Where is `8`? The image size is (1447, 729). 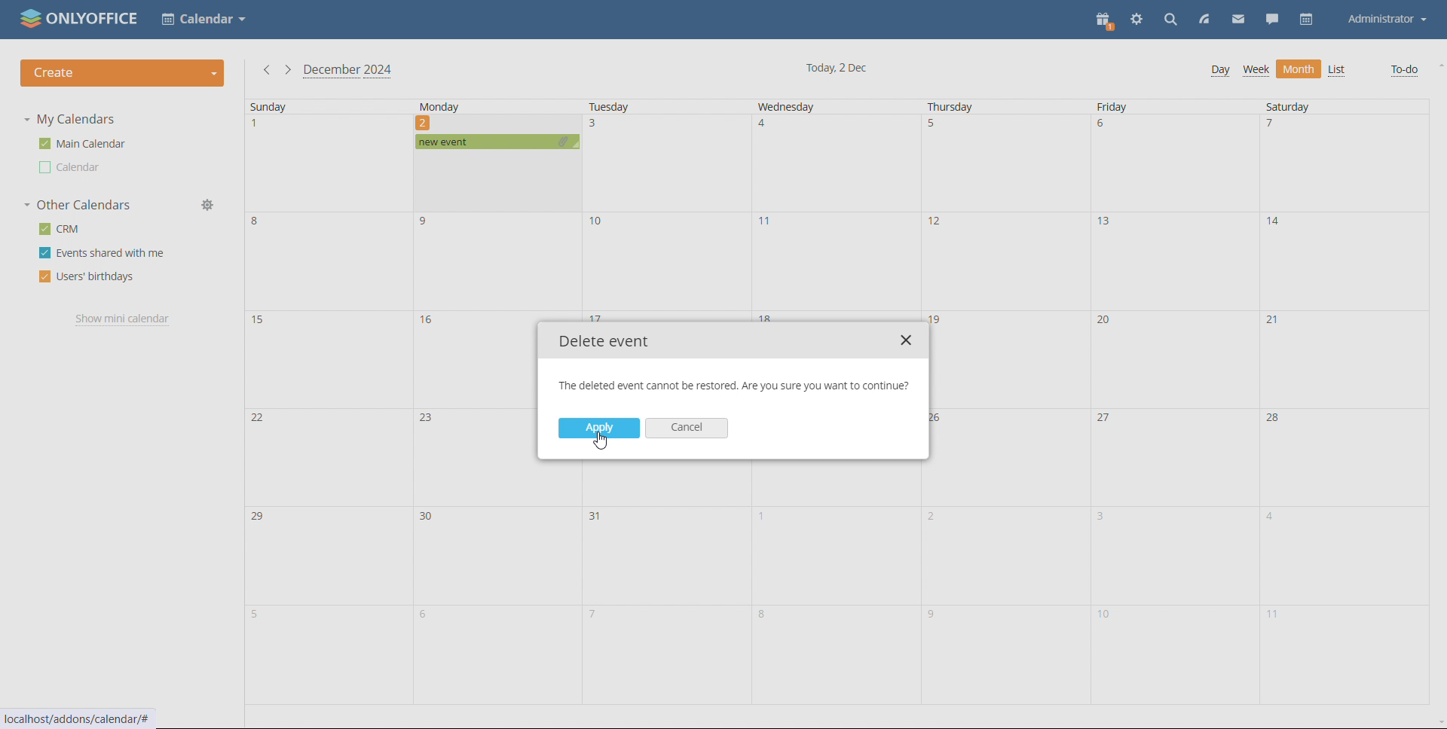
8 is located at coordinates (262, 225).